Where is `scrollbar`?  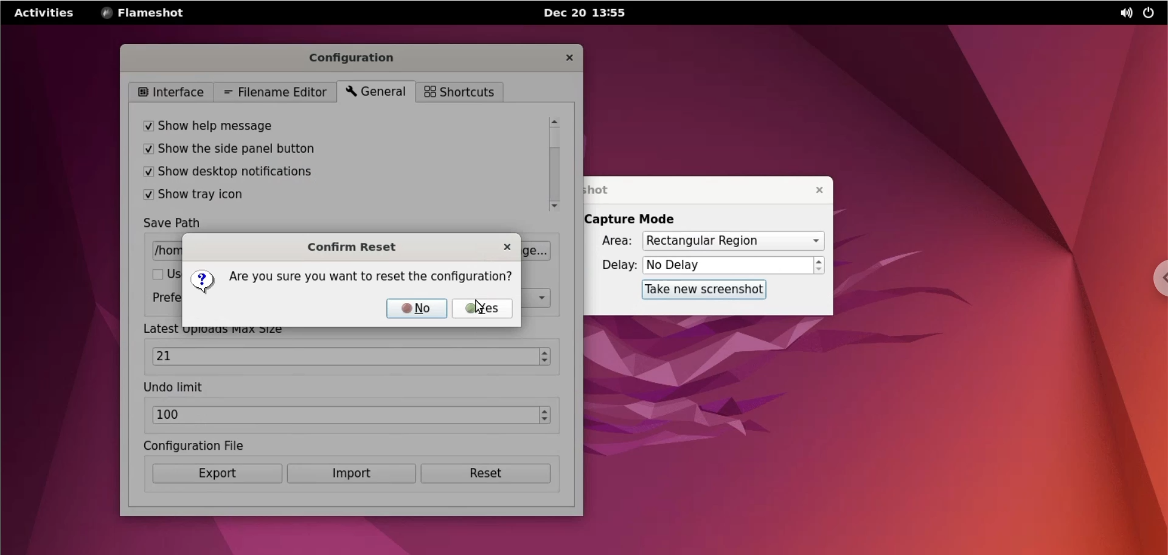
scrollbar is located at coordinates (553, 164).